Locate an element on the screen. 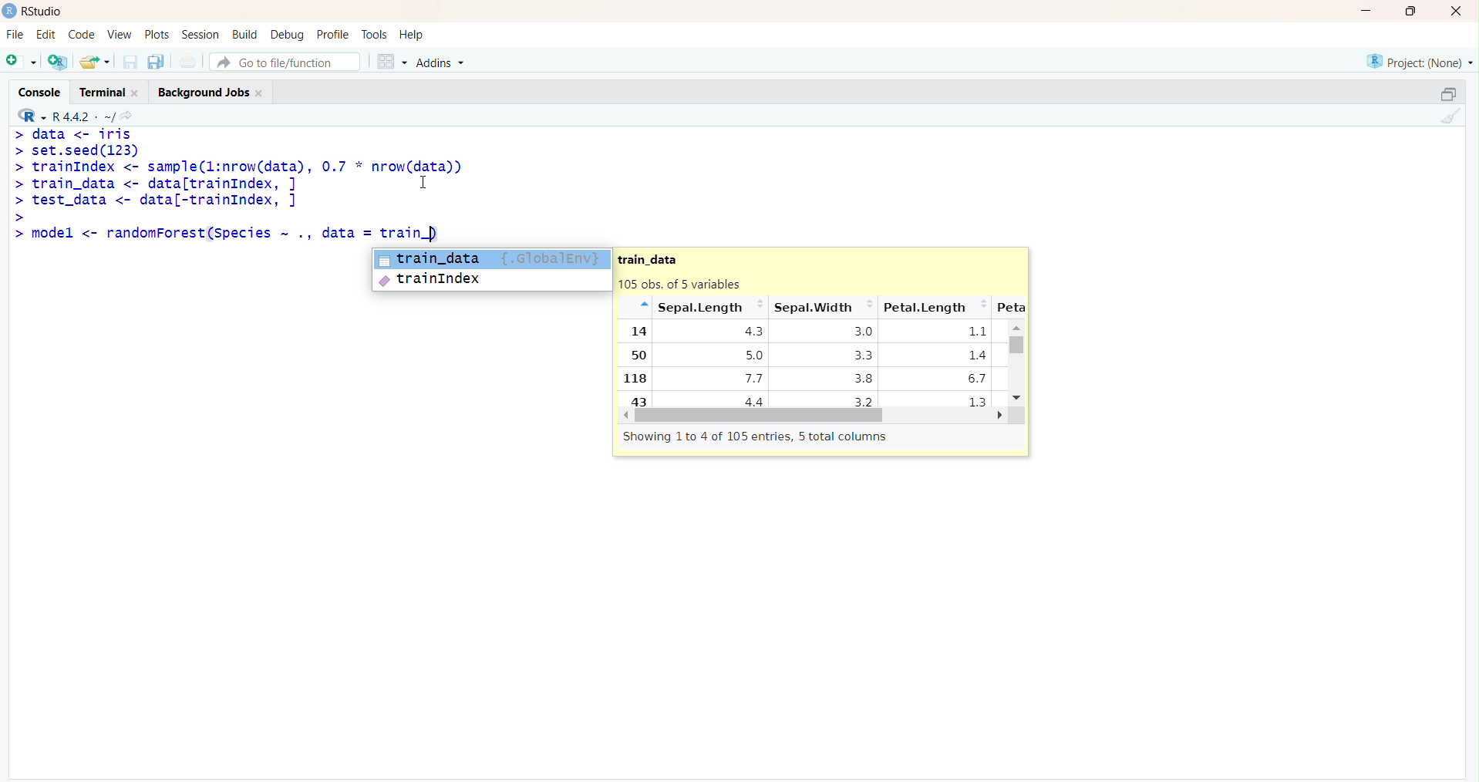 The width and height of the screenshot is (1479, 782). R.4.4.2. ~/ is located at coordinates (85, 114).